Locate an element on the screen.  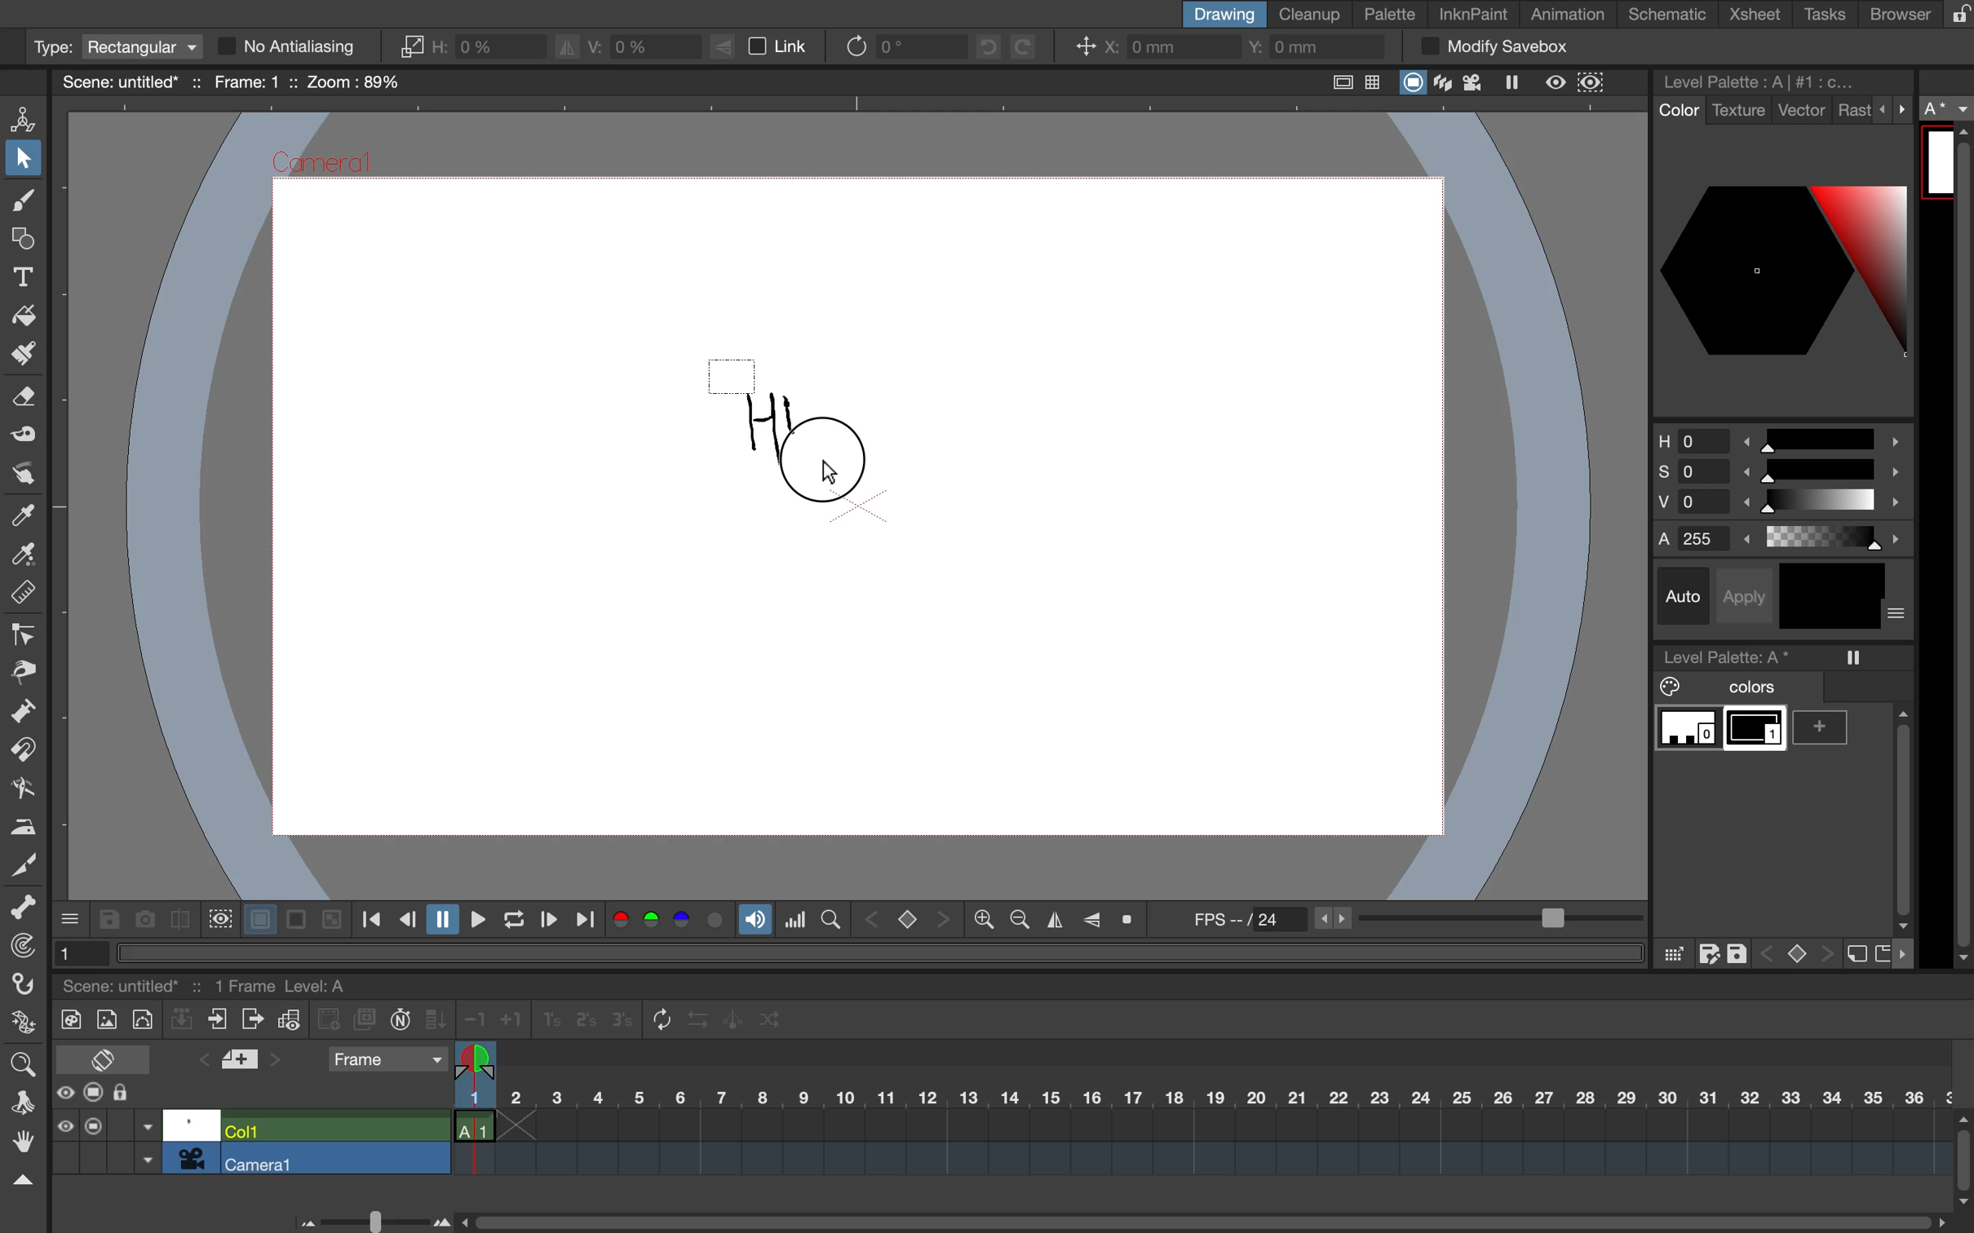
field guide is located at coordinates (1374, 84).